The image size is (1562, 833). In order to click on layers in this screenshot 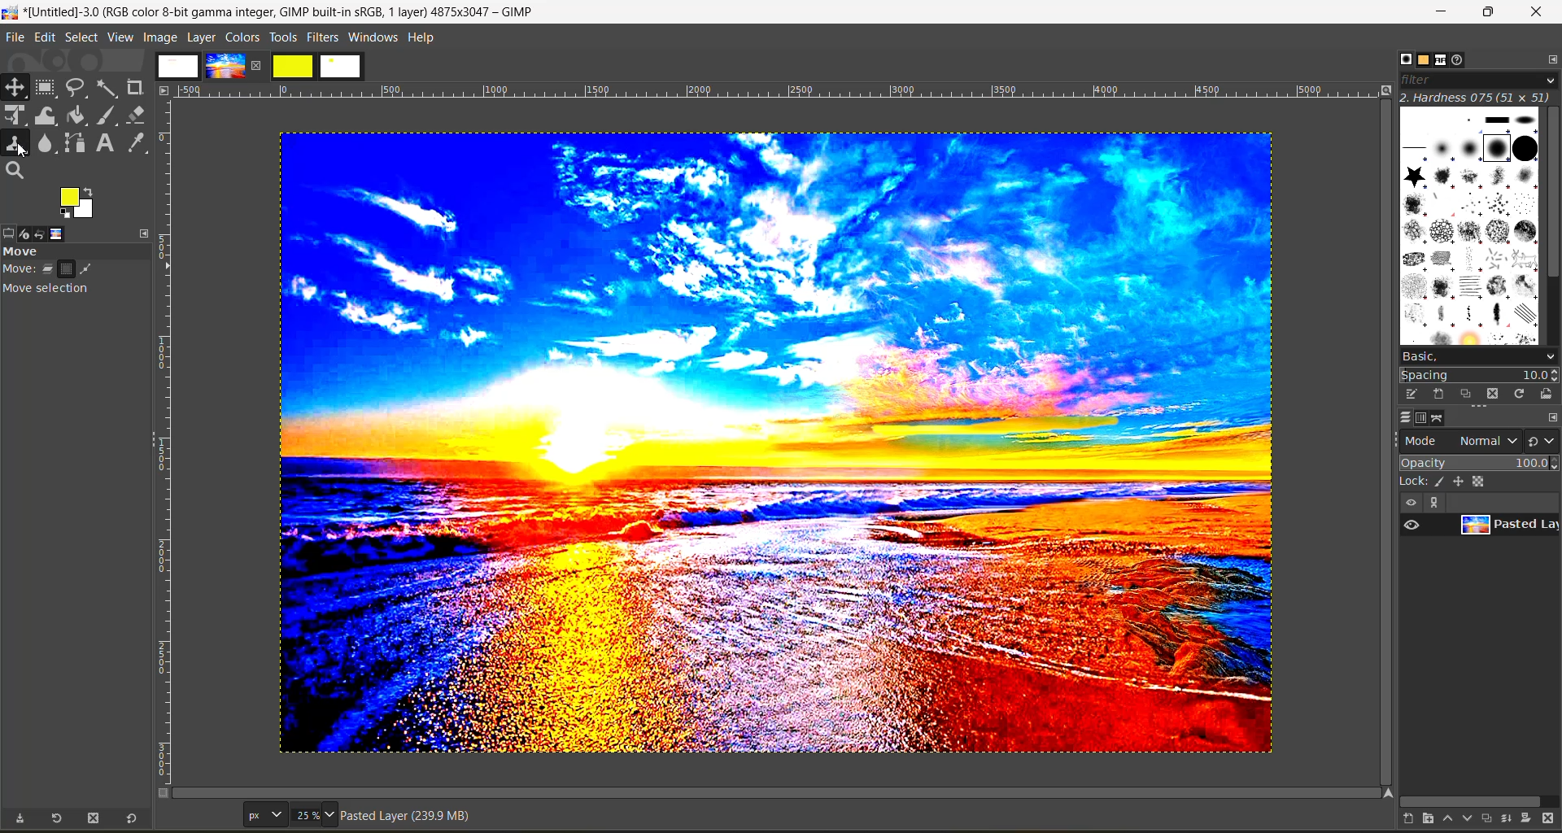, I will do `click(1400, 418)`.